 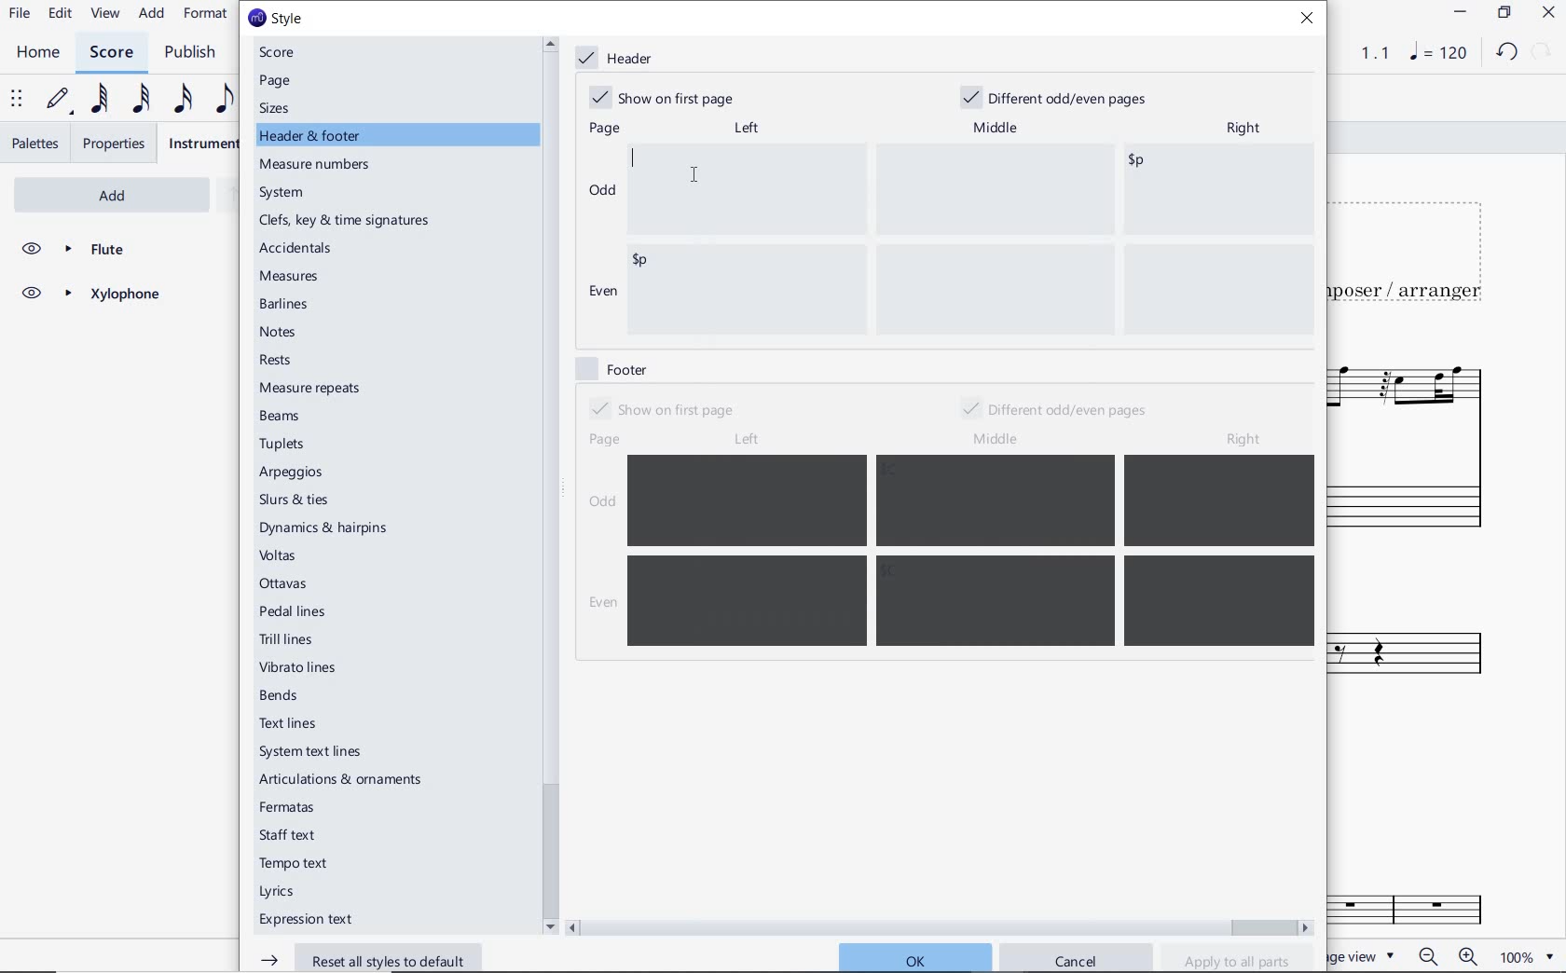 I want to click on right, so click(x=1248, y=439).